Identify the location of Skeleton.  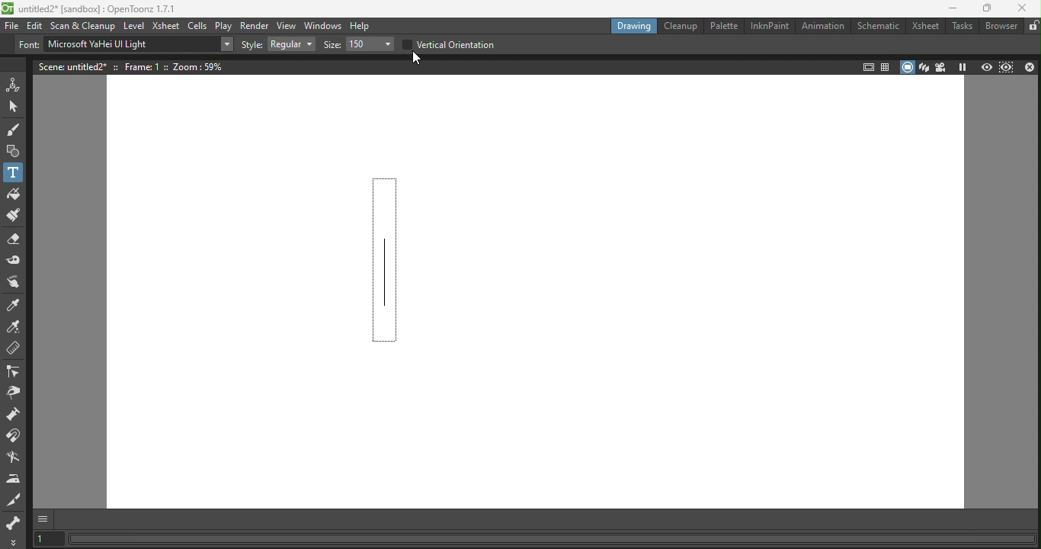
(12, 521).